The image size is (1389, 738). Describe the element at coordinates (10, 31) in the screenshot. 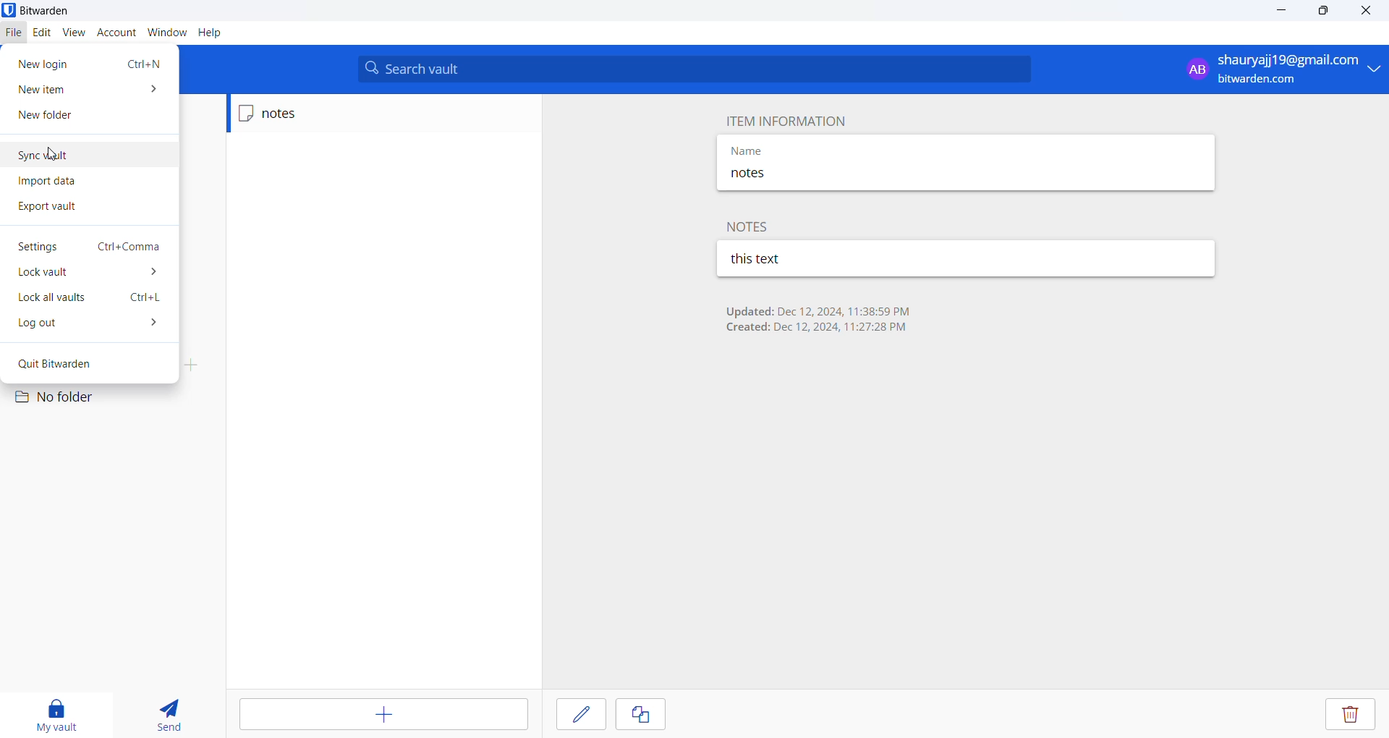

I see `files` at that location.